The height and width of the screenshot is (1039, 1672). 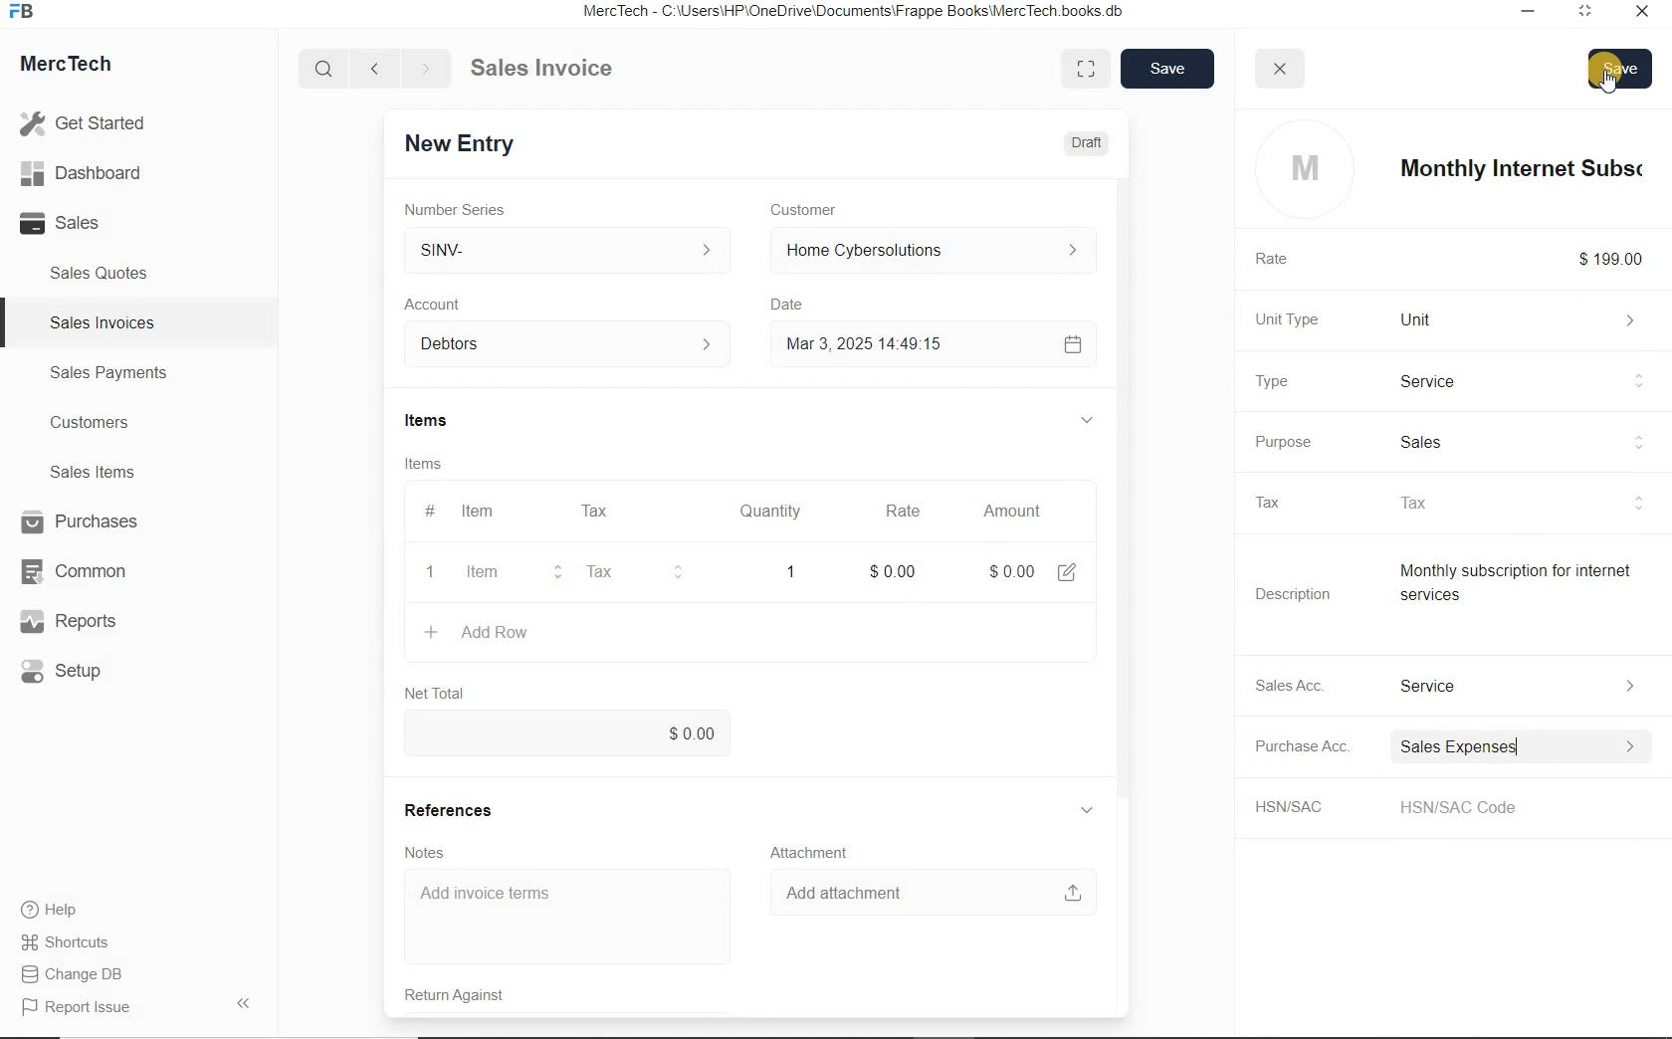 What do you see at coordinates (488, 574) in the screenshot?
I see `item` at bounding box center [488, 574].